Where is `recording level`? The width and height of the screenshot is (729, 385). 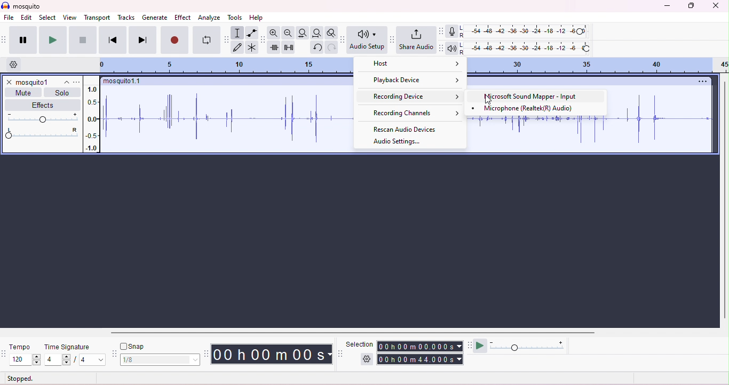
recording level is located at coordinates (526, 31).